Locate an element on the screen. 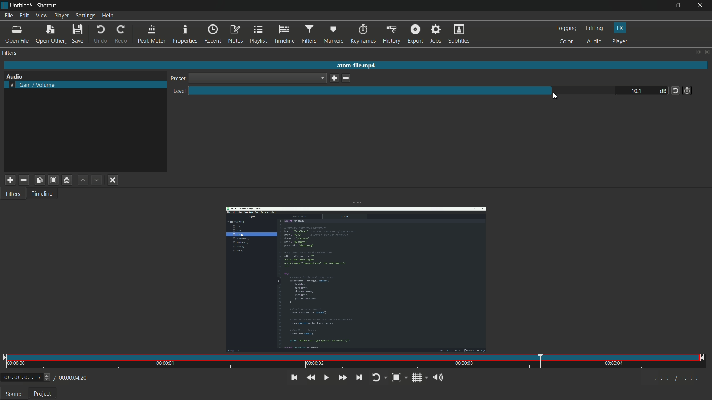 The height and width of the screenshot is (400, 712). reset tot default is located at coordinates (675, 90).